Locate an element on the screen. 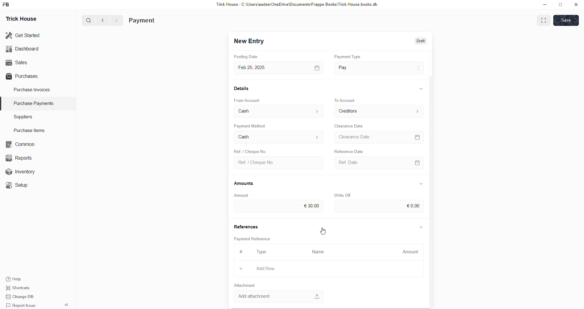 Image resolution: width=584 pixels, height=309 pixels. > Clearance Date is located at coordinates (358, 137).